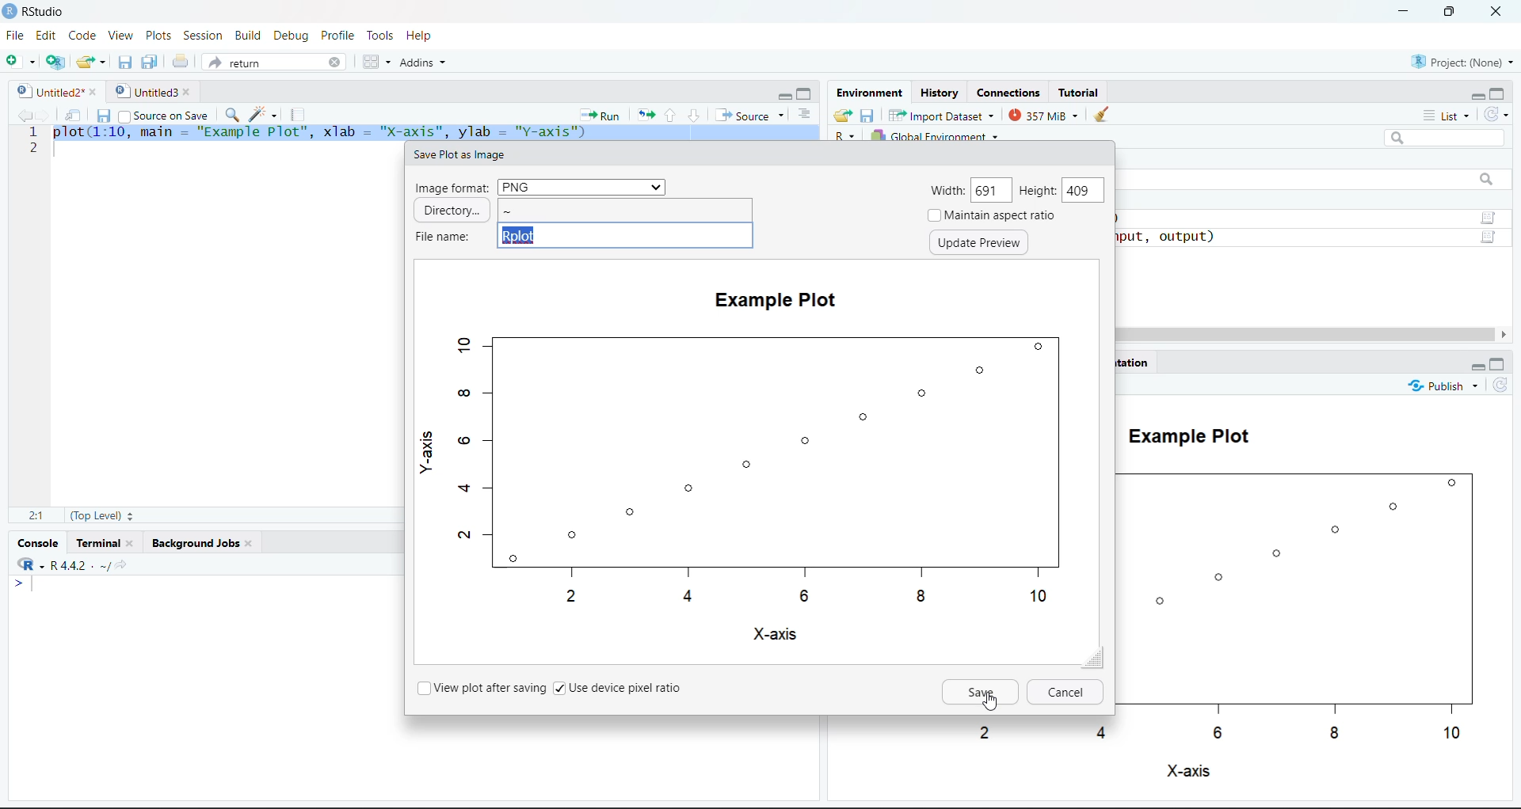 The image size is (1521, 809). I want to click on Y-axis, so click(426, 448).